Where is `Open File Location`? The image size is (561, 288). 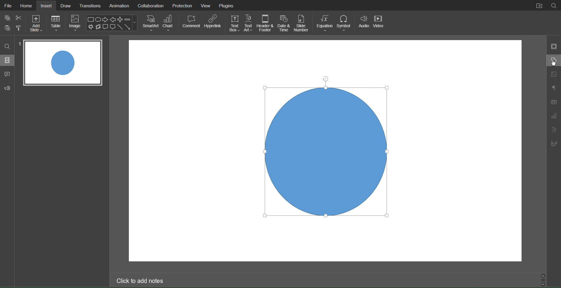 Open File Location is located at coordinates (539, 6).